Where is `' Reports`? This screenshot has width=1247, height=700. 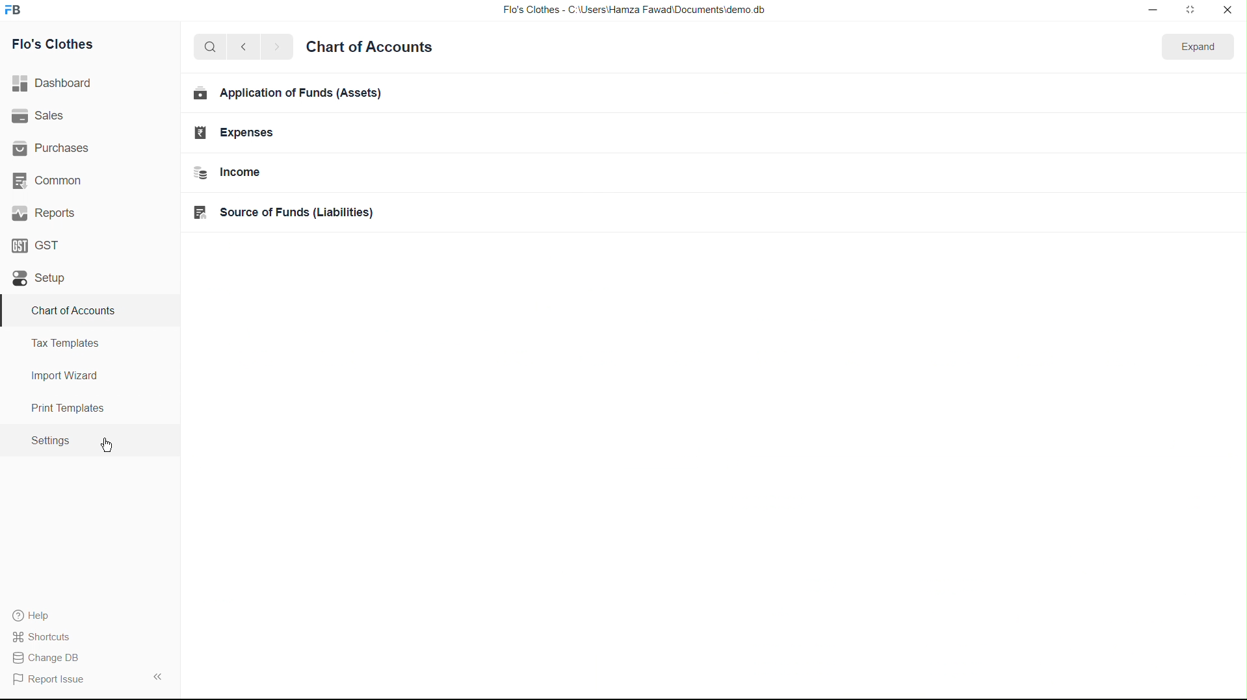
' Reports is located at coordinates (46, 212).